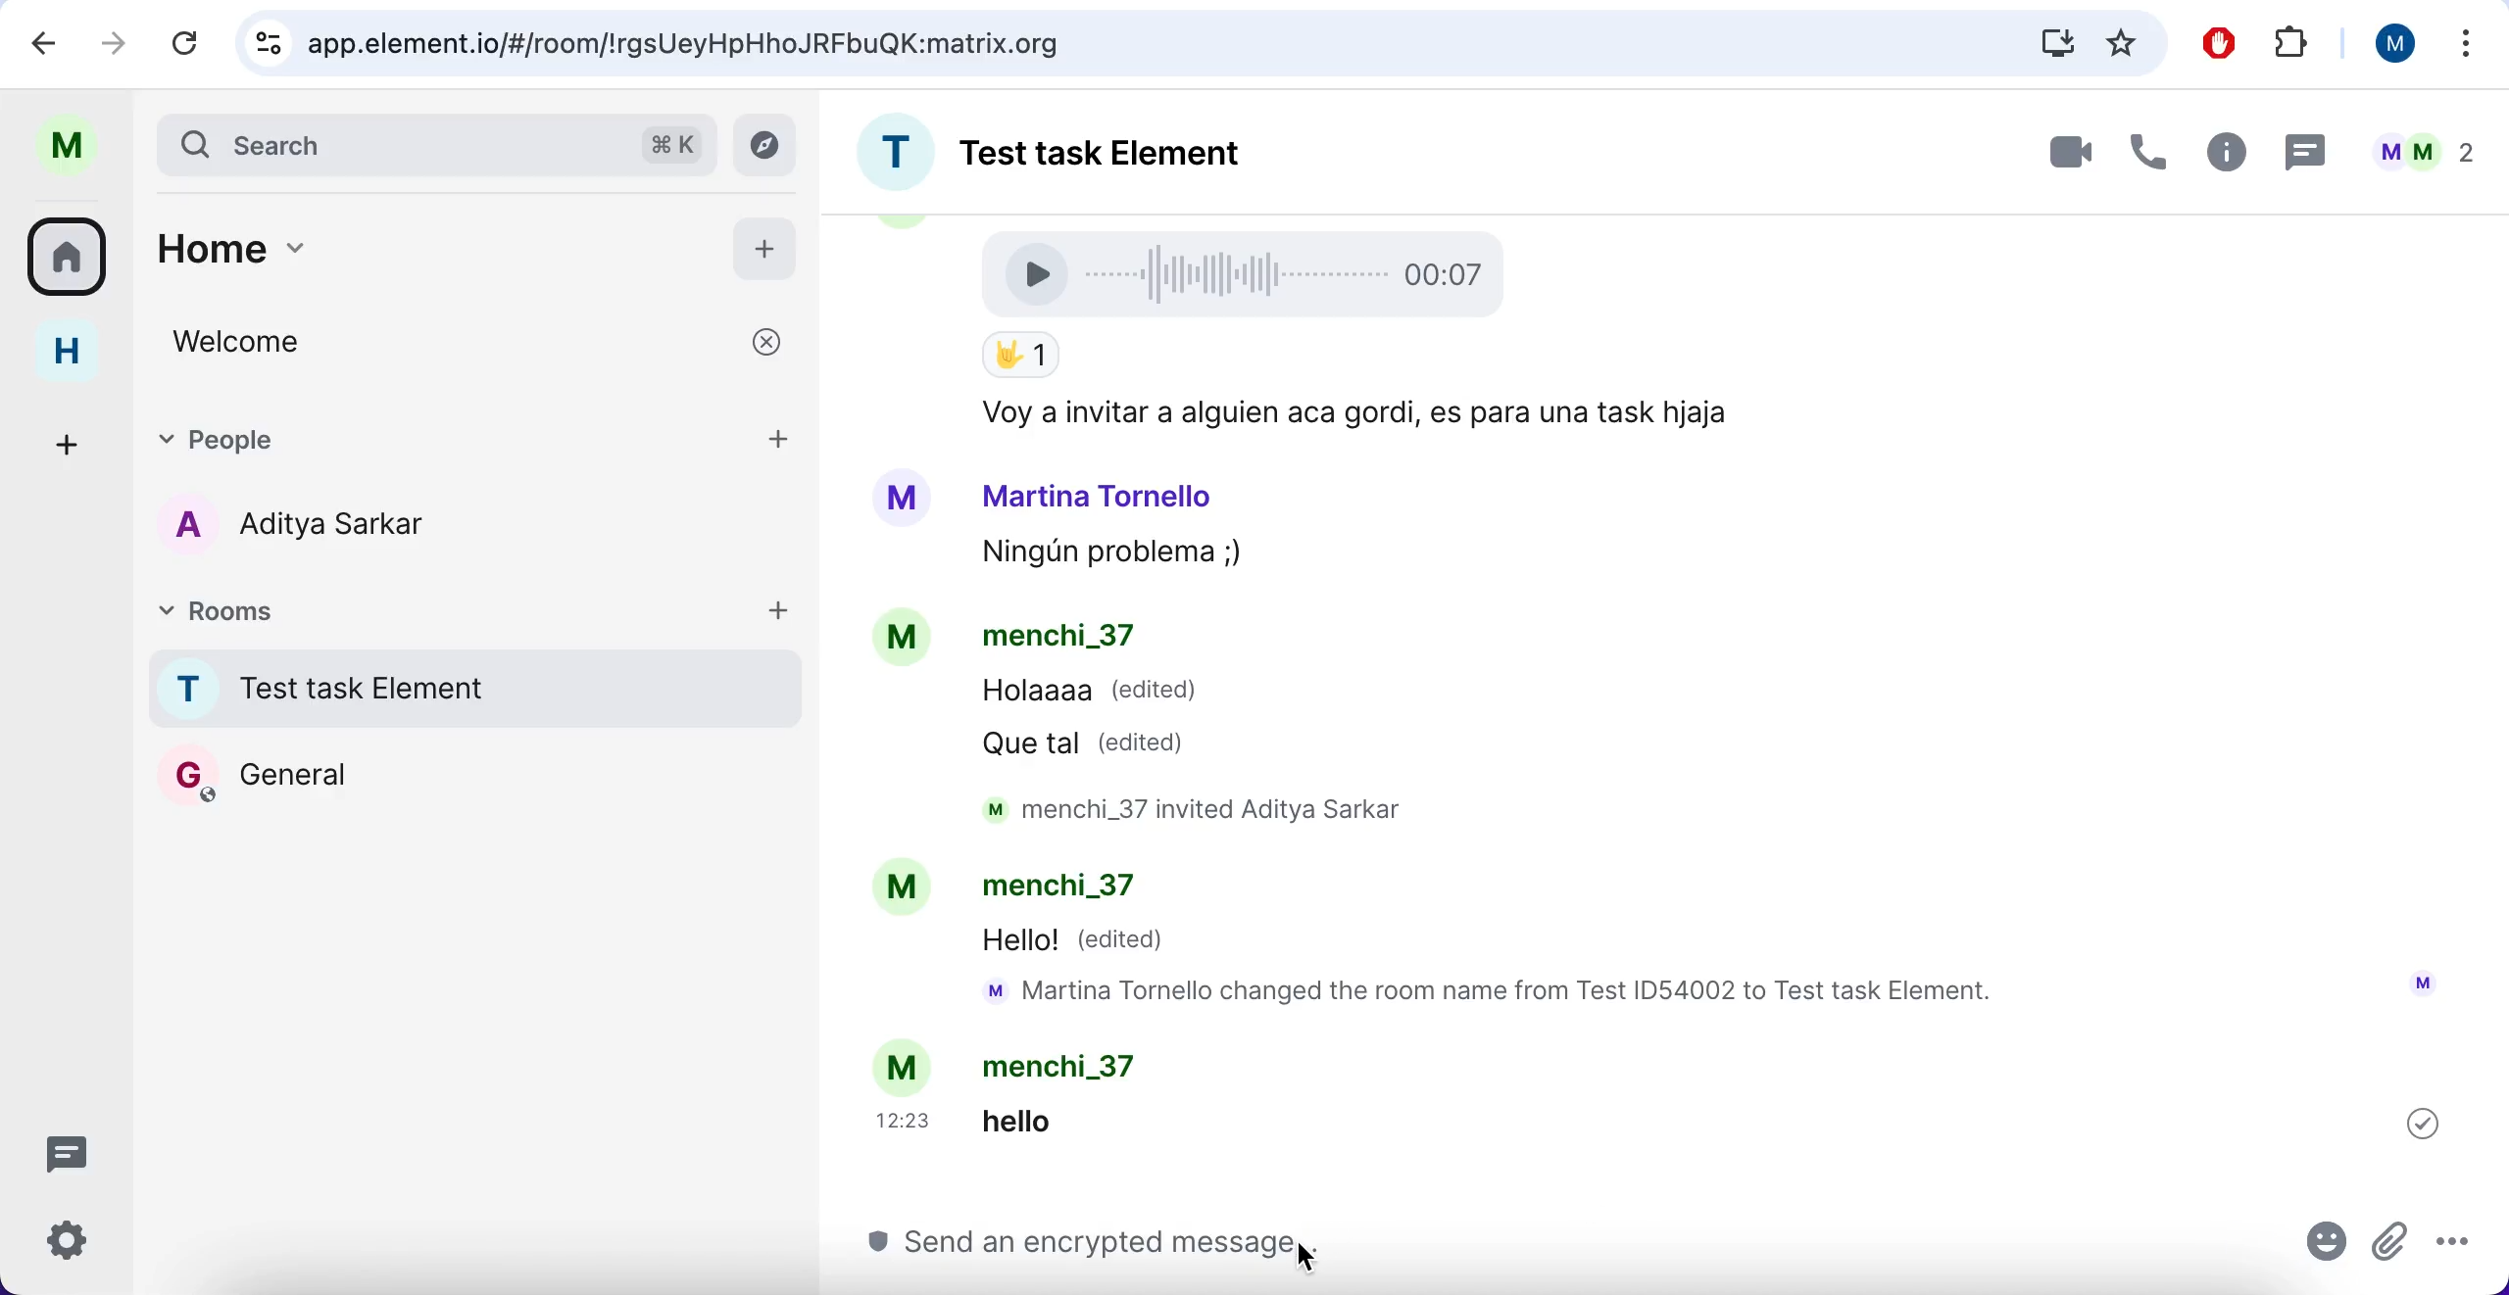  Describe the element at coordinates (2302, 151) in the screenshot. I see `thread` at that location.